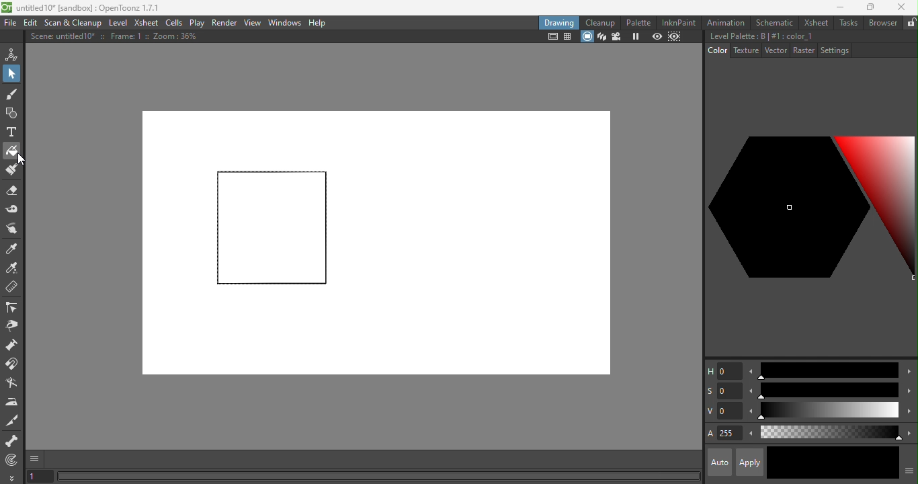 This screenshot has width=918, height=484. Describe the element at coordinates (13, 307) in the screenshot. I see `Control point edit tool` at that location.